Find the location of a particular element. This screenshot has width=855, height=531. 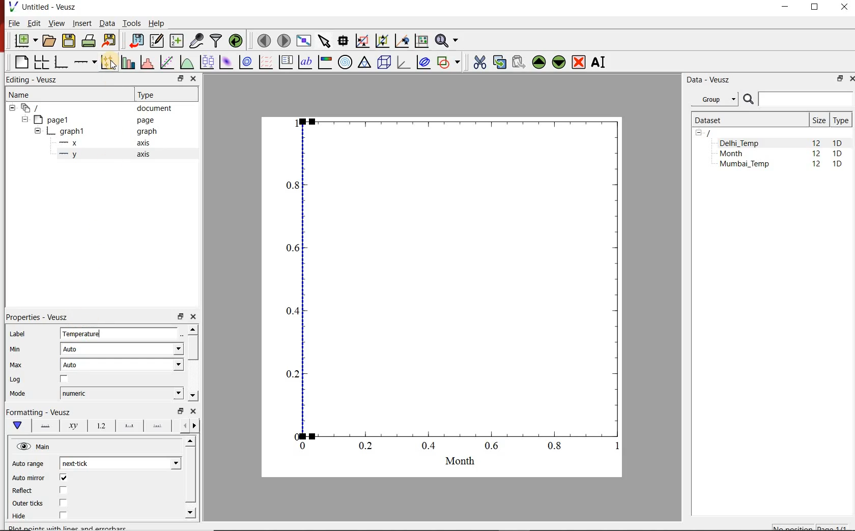

move to the previous page is located at coordinates (264, 40).